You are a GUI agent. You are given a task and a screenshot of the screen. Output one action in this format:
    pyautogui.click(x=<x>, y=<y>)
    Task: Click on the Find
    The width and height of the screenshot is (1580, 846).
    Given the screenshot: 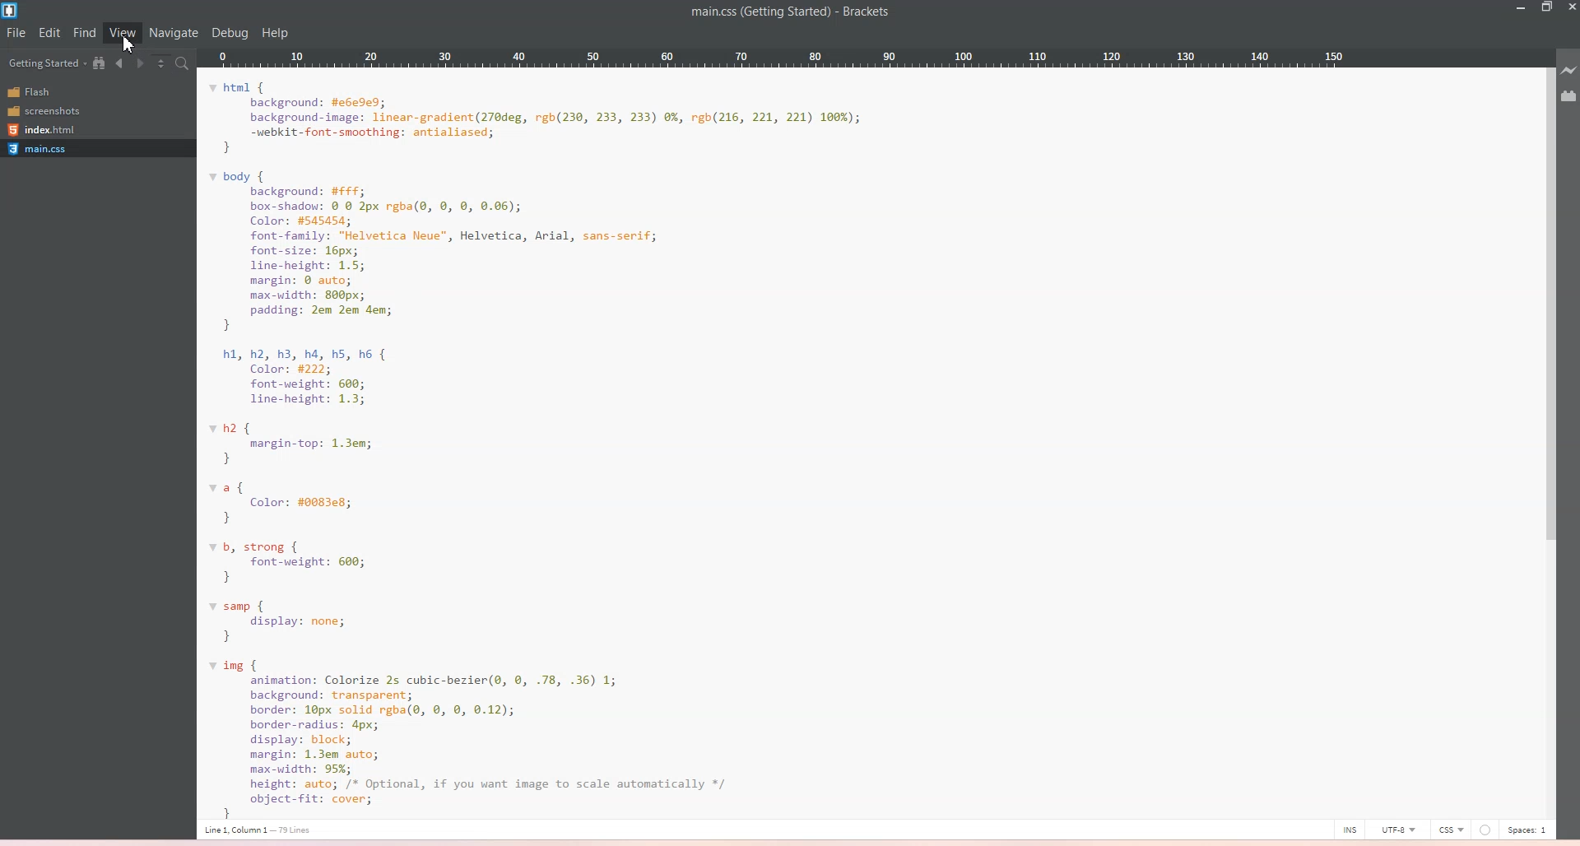 What is the action you would take?
    pyautogui.click(x=85, y=32)
    